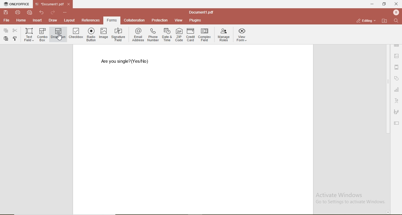 This screenshot has height=215, width=402. I want to click on credit card, so click(191, 35).